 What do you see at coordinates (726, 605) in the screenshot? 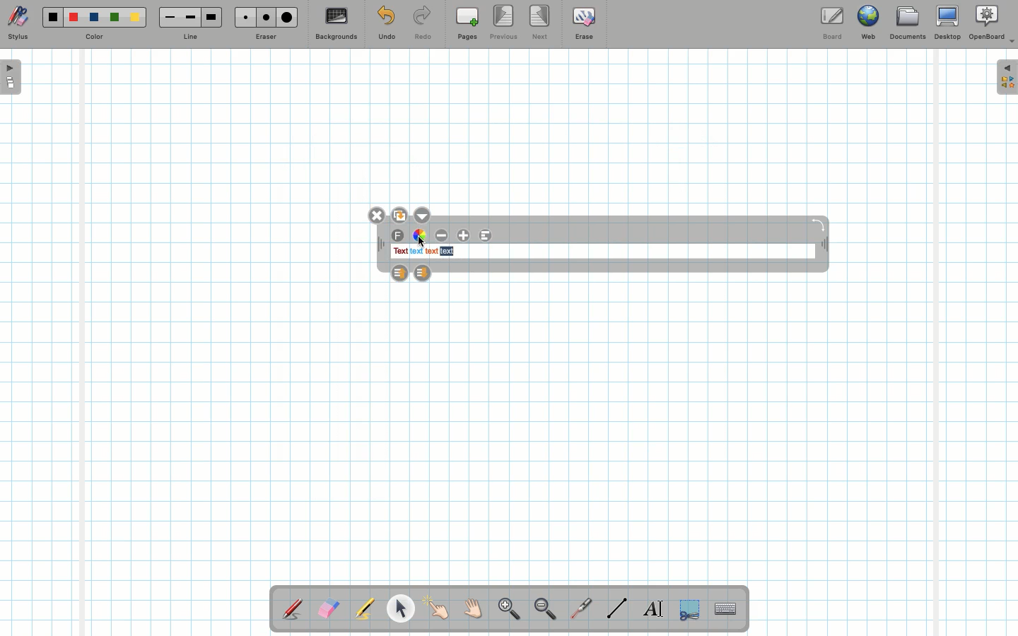
I see `Text input` at bounding box center [726, 605].